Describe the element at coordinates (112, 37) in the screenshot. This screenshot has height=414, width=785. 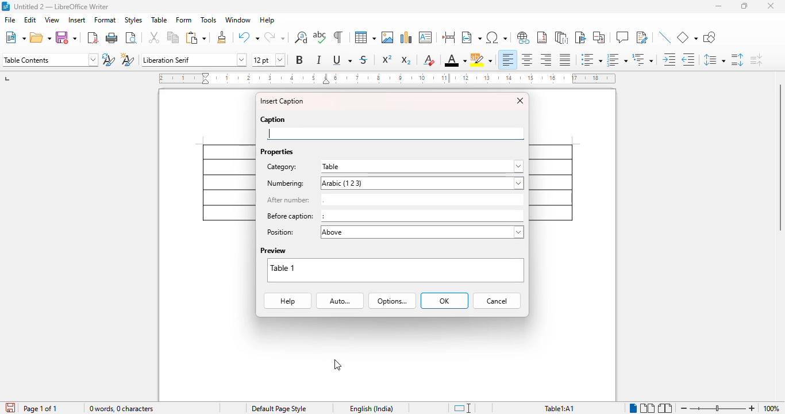
I see `print` at that location.